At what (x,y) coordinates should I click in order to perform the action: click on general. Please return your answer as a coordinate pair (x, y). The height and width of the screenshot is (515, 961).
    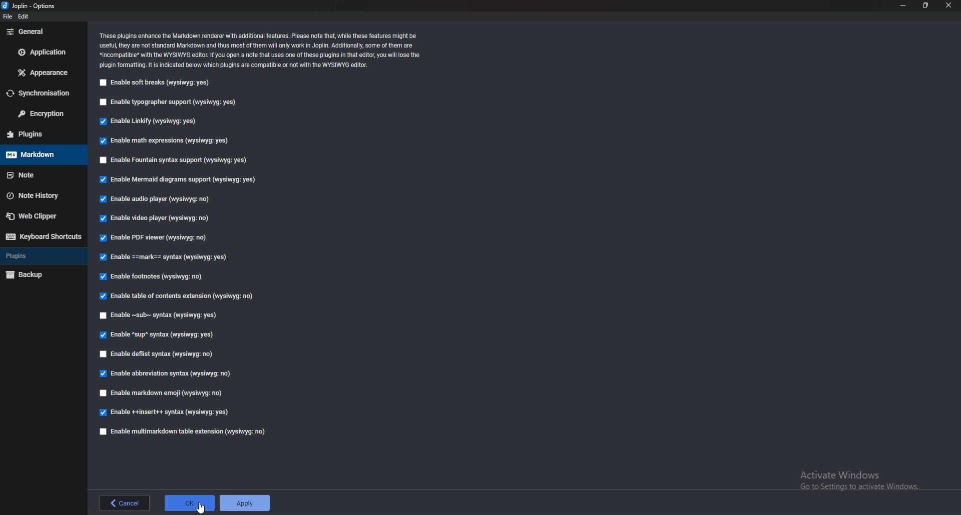
    Looking at the image, I should click on (42, 33).